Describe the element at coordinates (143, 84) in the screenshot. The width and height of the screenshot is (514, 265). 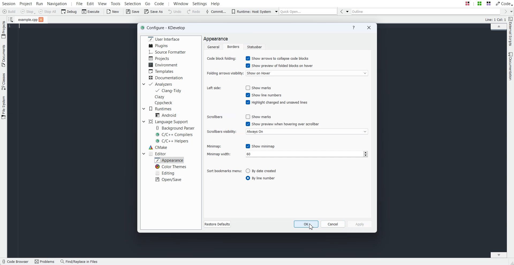
I see `Drop down box` at that location.